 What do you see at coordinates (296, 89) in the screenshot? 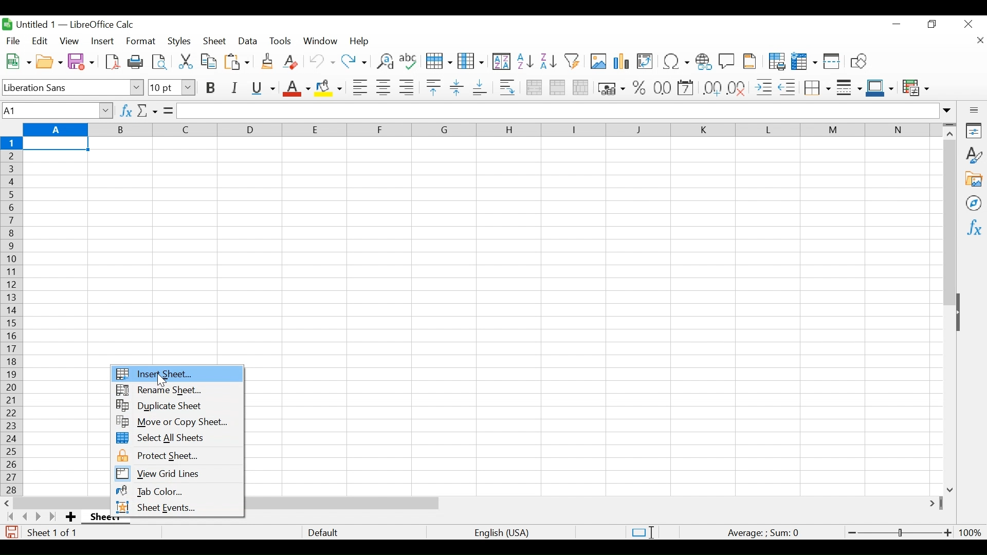
I see `Font Color` at bounding box center [296, 89].